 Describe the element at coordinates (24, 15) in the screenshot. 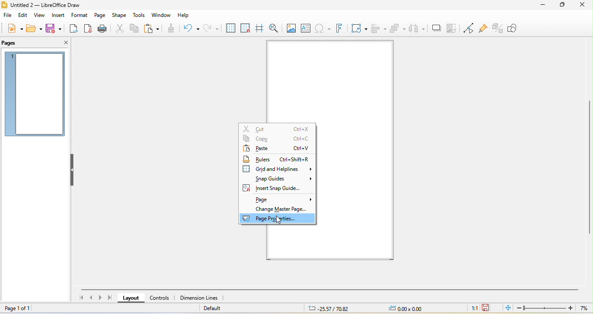

I see `edit` at that location.